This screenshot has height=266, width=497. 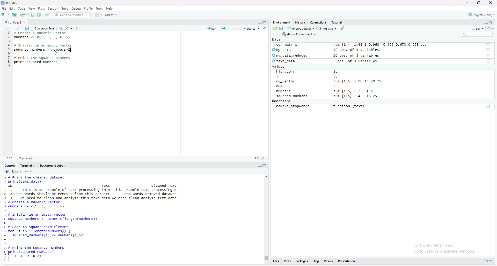 What do you see at coordinates (301, 28) in the screenshot?
I see `Import Dataset` at bounding box center [301, 28].